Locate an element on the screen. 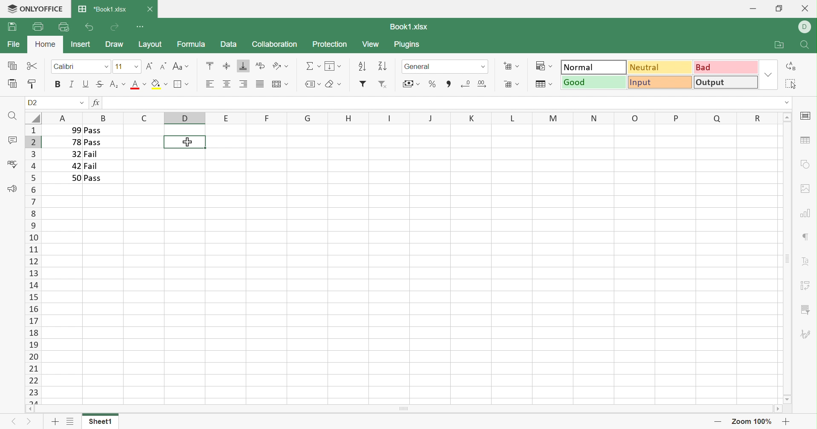  Layout is located at coordinates (150, 44).